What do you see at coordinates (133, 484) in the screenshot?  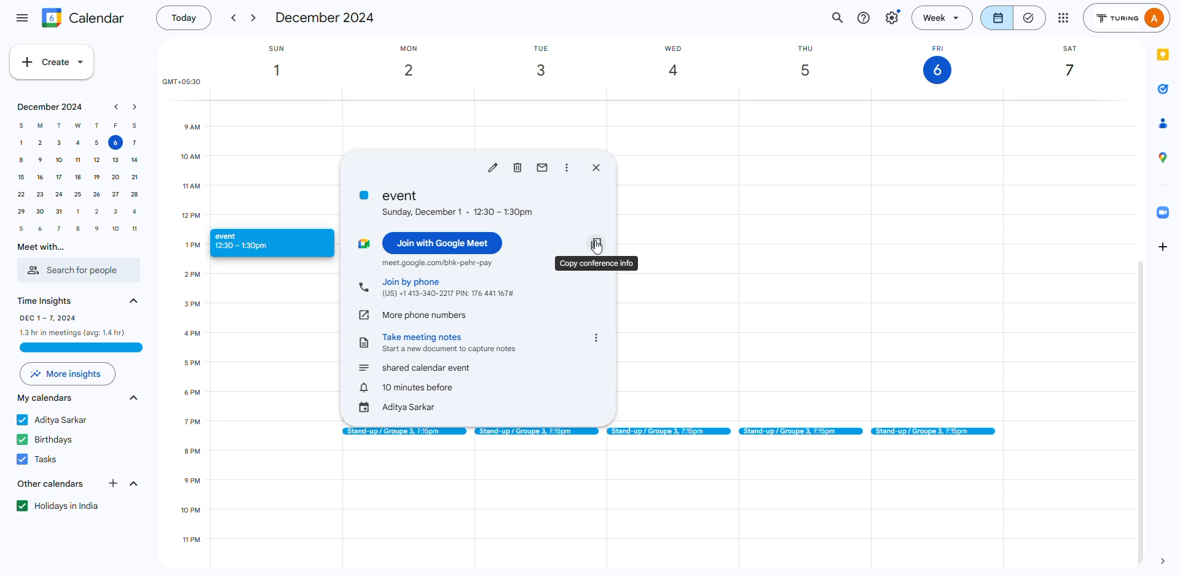 I see `collapse` at bounding box center [133, 484].